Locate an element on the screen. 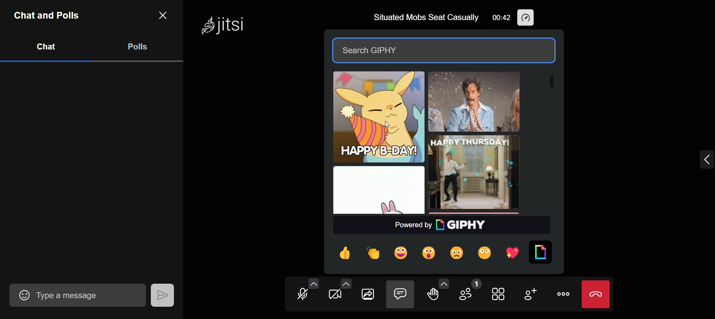  performance setting is located at coordinates (526, 17).